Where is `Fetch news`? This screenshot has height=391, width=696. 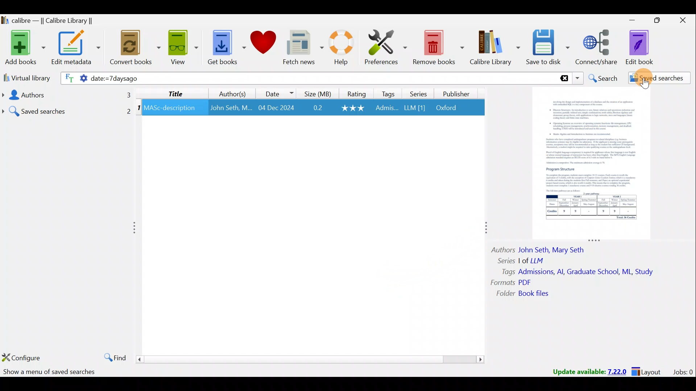 Fetch news is located at coordinates (303, 48).